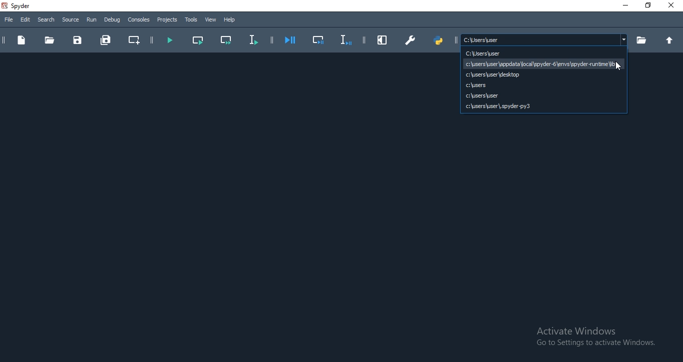 The image size is (683, 362). Describe the element at coordinates (169, 40) in the screenshot. I see `run file` at that location.